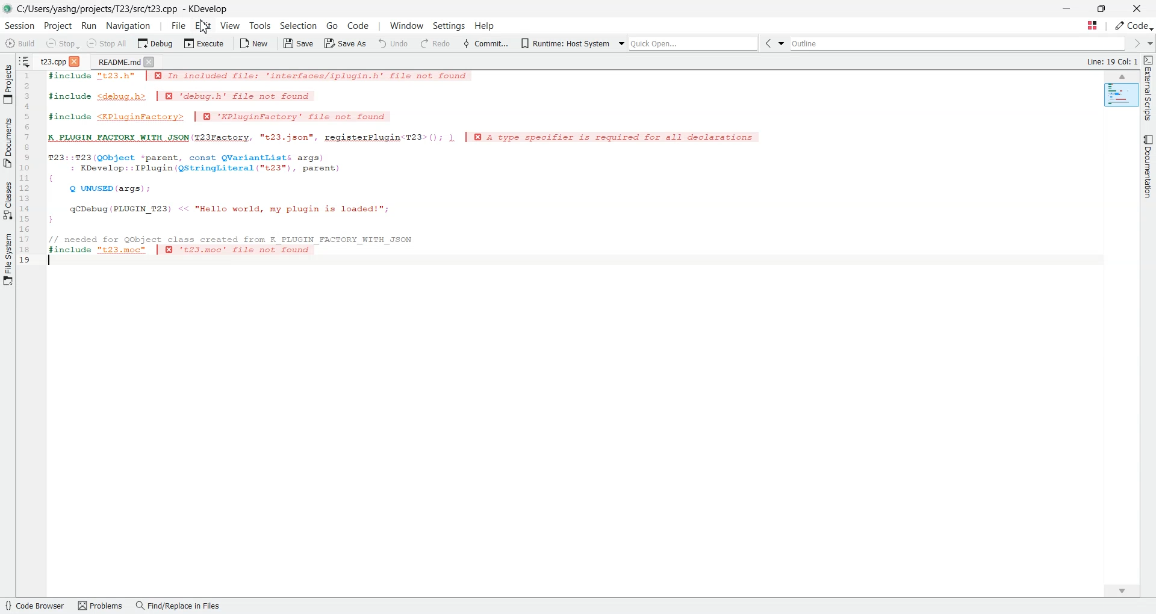 The image size is (1156, 614). I want to click on help, so click(484, 27).